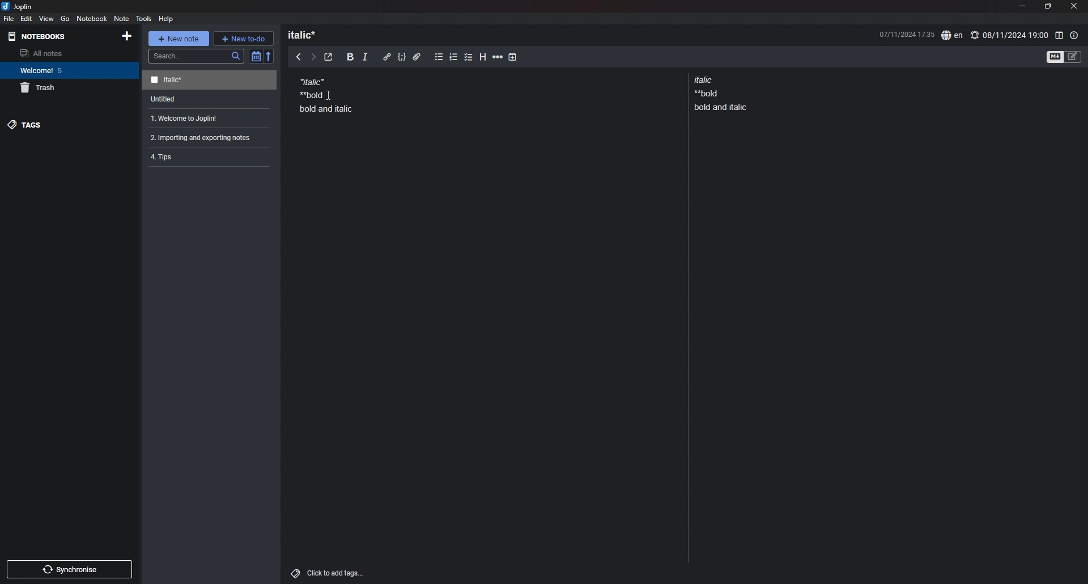 This screenshot has width=1088, height=584. I want to click on sync, so click(70, 569).